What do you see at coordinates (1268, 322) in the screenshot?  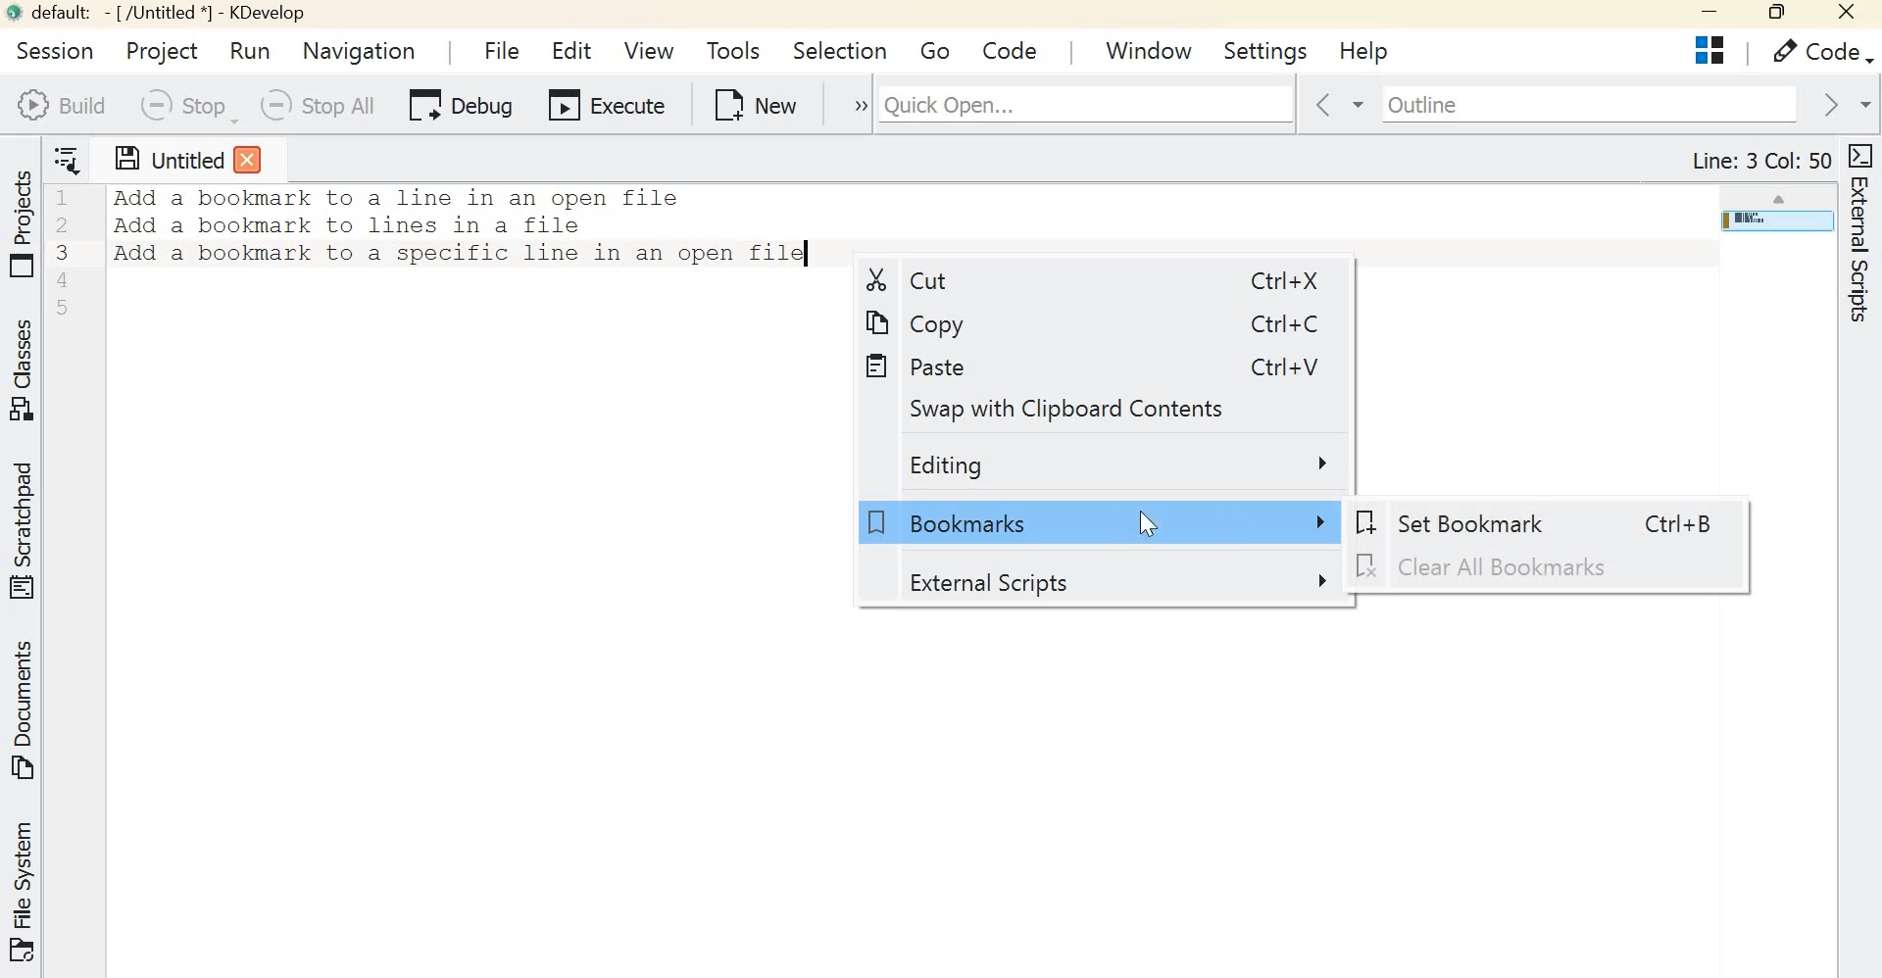 I see `Ctrl+C` at bounding box center [1268, 322].